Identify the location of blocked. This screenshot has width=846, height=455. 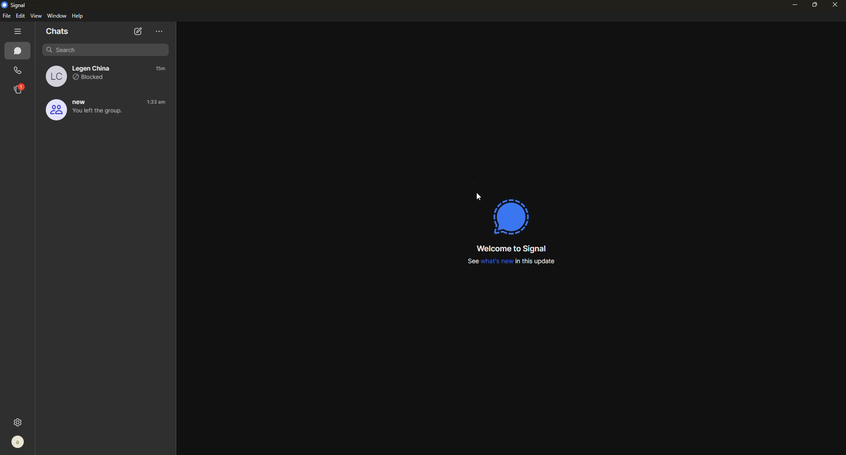
(93, 80).